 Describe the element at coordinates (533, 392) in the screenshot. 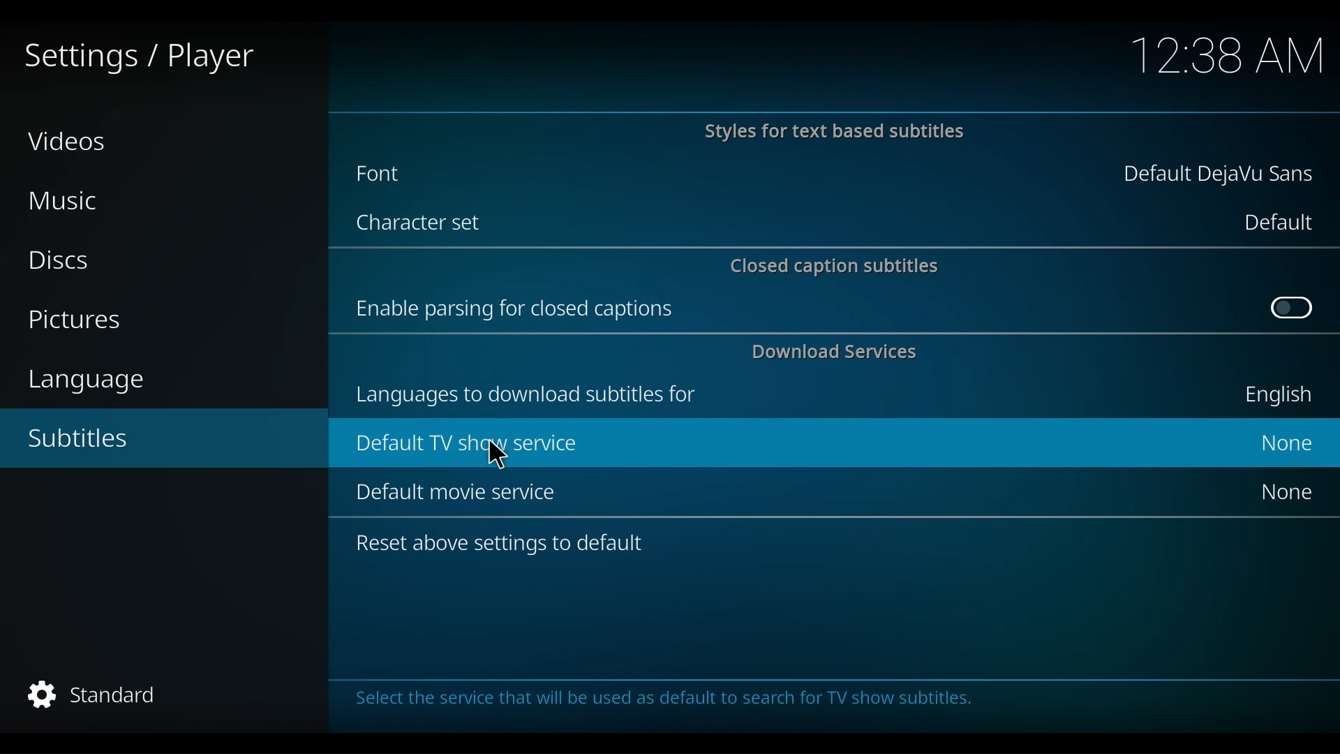

I see `languages to download subtitles for` at that location.